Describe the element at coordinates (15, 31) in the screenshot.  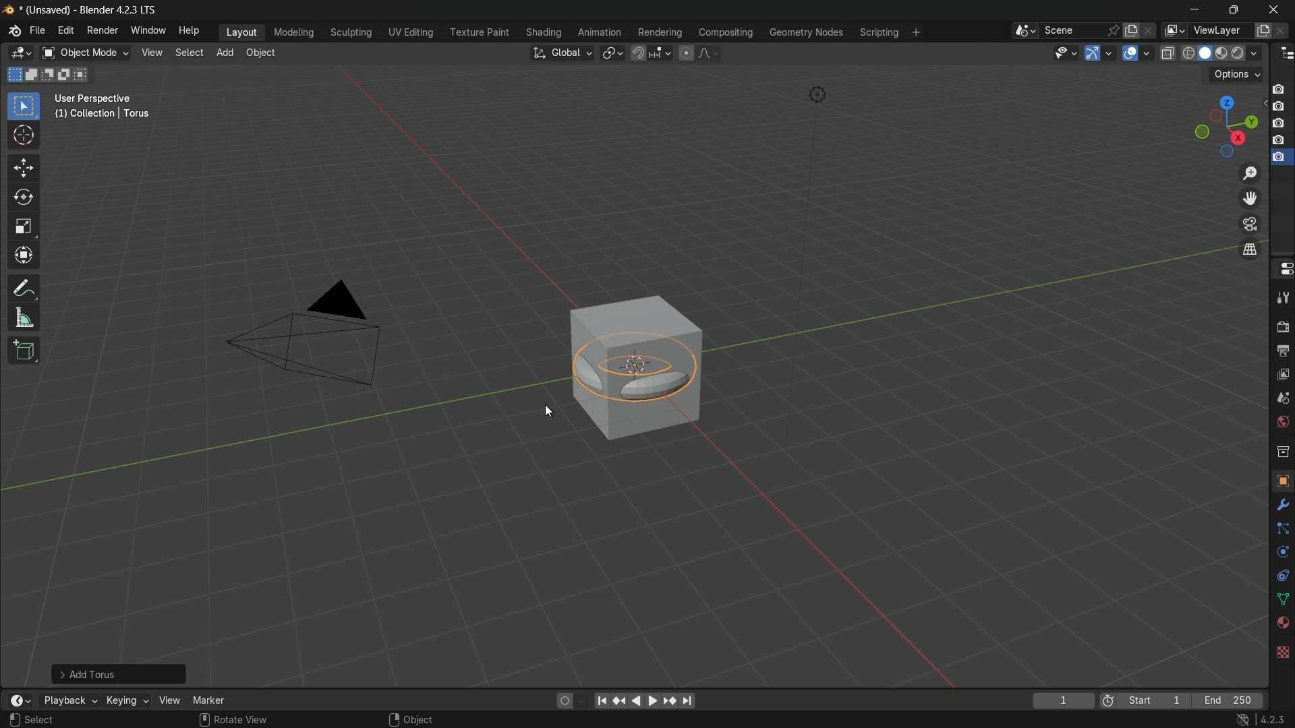
I see `logo` at that location.